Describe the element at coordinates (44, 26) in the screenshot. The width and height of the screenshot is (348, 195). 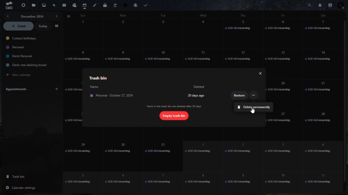
I see `today` at that location.